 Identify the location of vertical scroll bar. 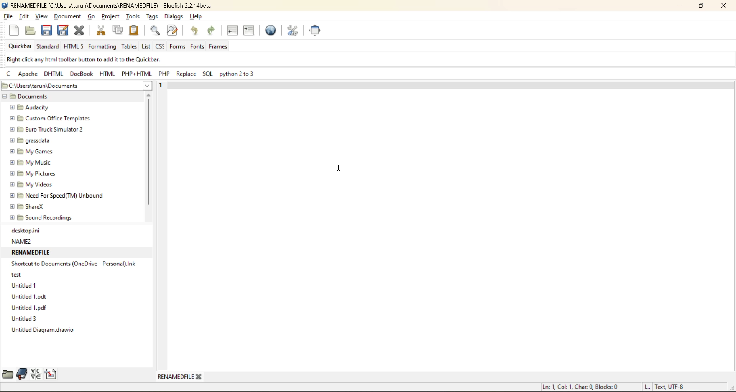
(149, 150).